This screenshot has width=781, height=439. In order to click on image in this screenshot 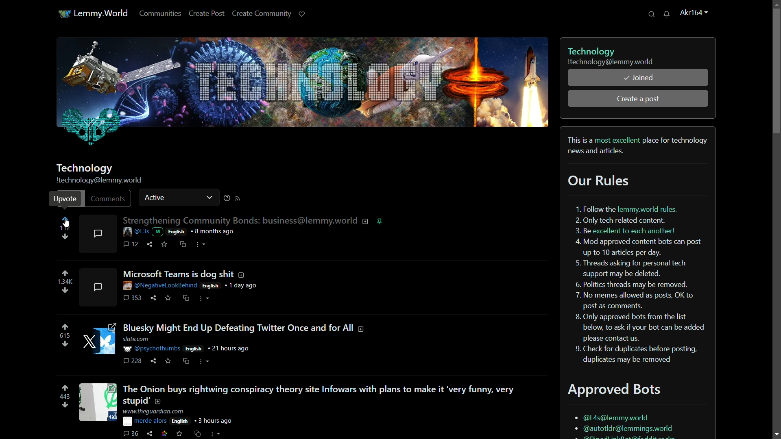, I will do `click(97, 403)`.